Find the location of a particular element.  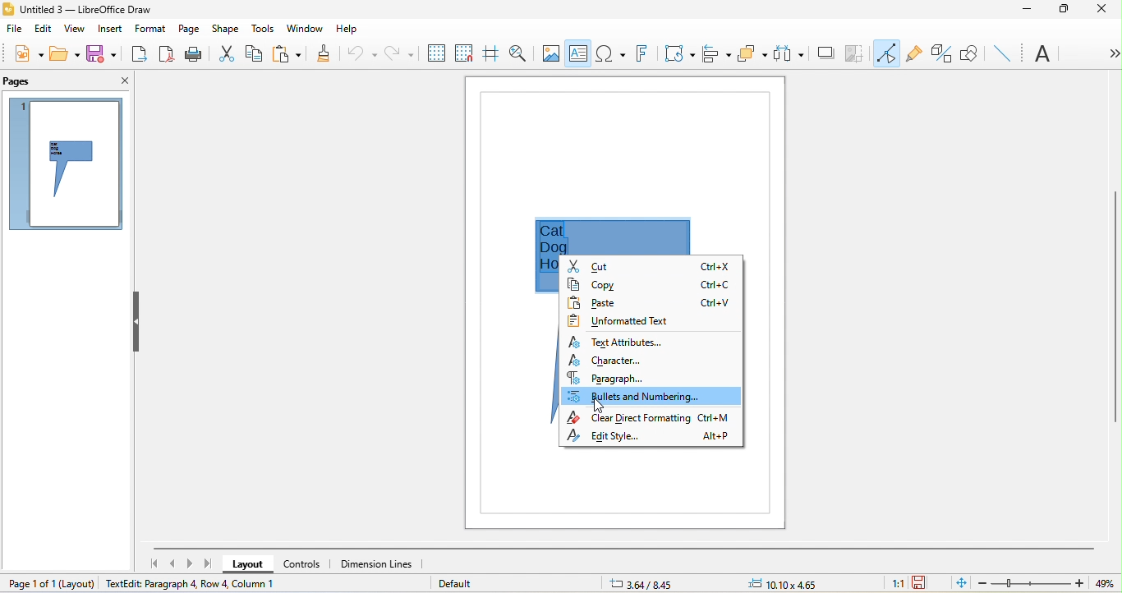

view is located at coordinates (73, 30).